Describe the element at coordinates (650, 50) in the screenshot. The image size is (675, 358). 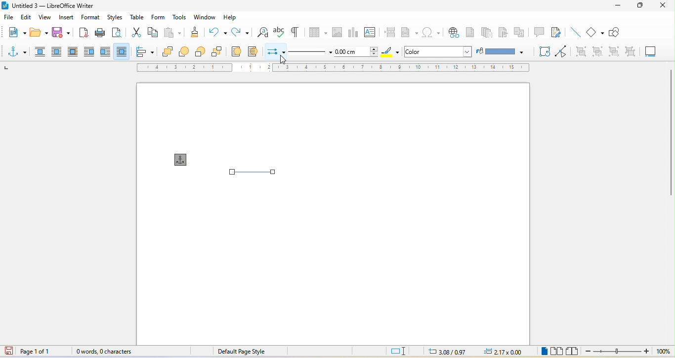
I see `insert caption` at that location.